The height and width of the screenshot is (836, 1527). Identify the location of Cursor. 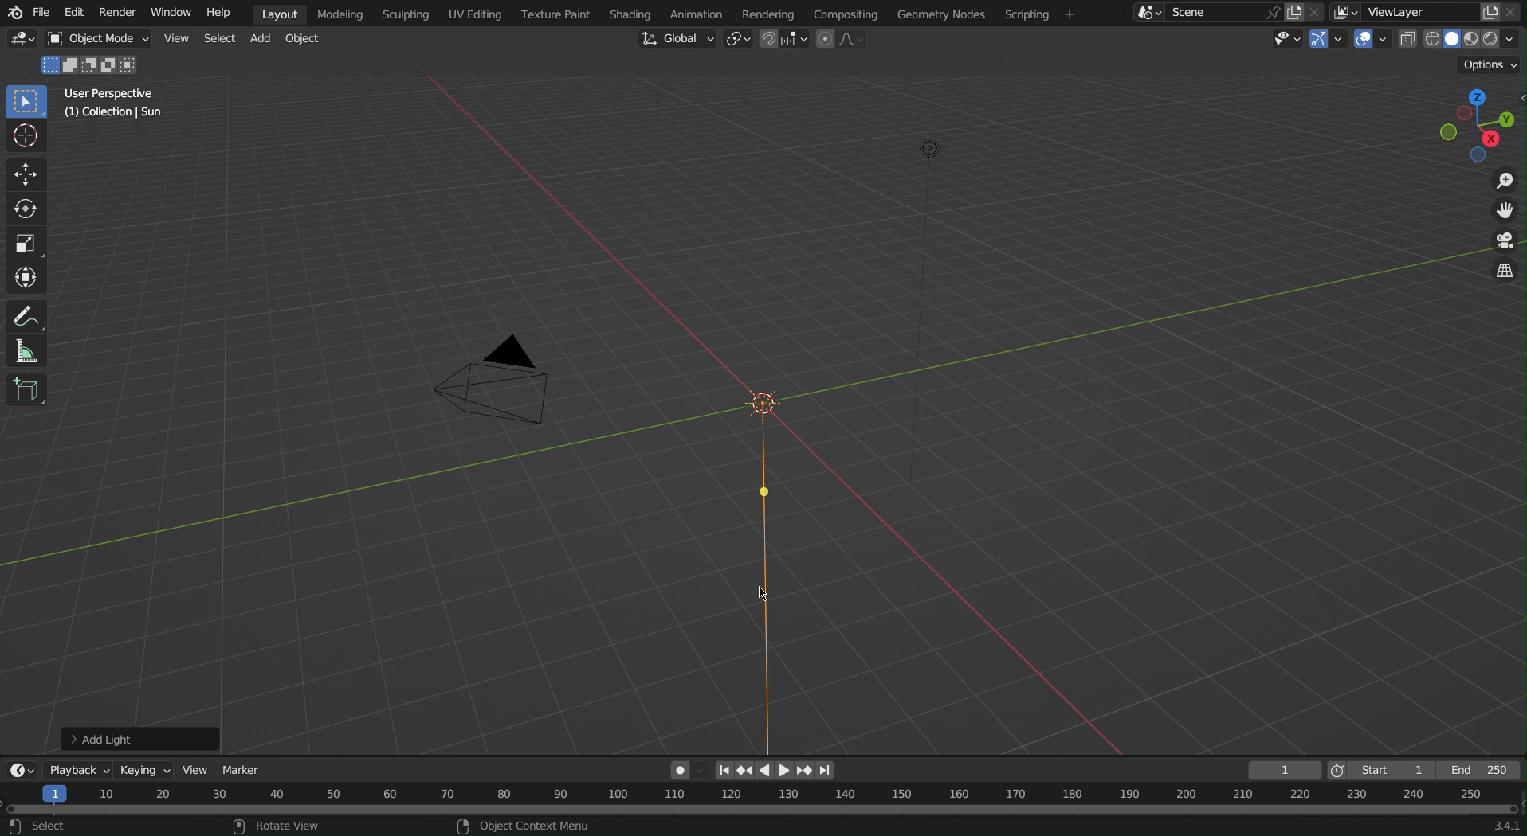
(28, 137).